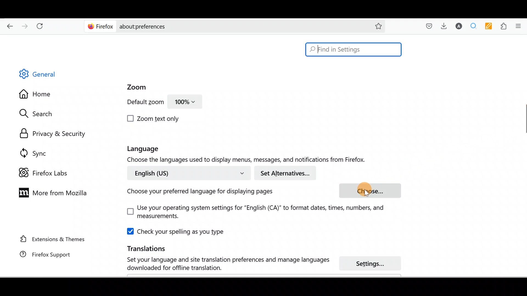  Describe the element at coordinates (45, 173) in the screenshot. I see `Firefox labs` at that location.